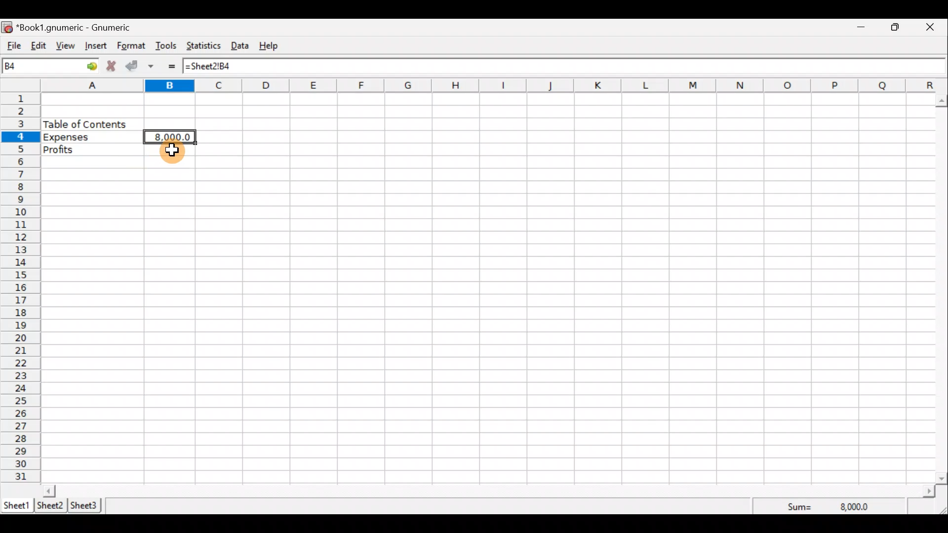 The width and height of the screenshot is (948, 533). What do you see at coordinates (489, 491) in the screenshot?
I see `Scroll bar` at bounding box center [489, 491].